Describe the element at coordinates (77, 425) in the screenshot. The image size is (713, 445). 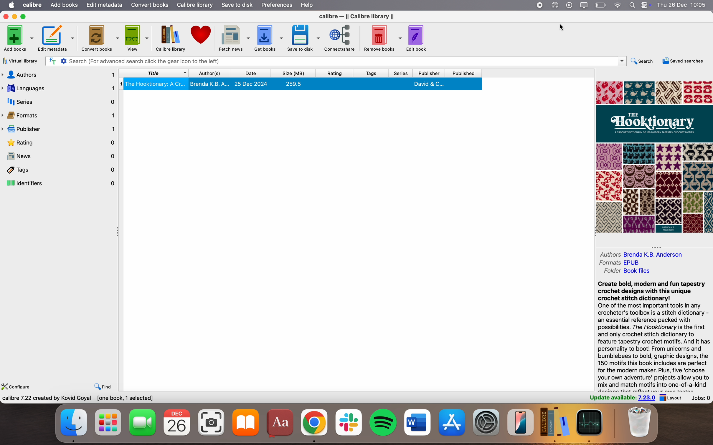
I see `Finder` at that location.